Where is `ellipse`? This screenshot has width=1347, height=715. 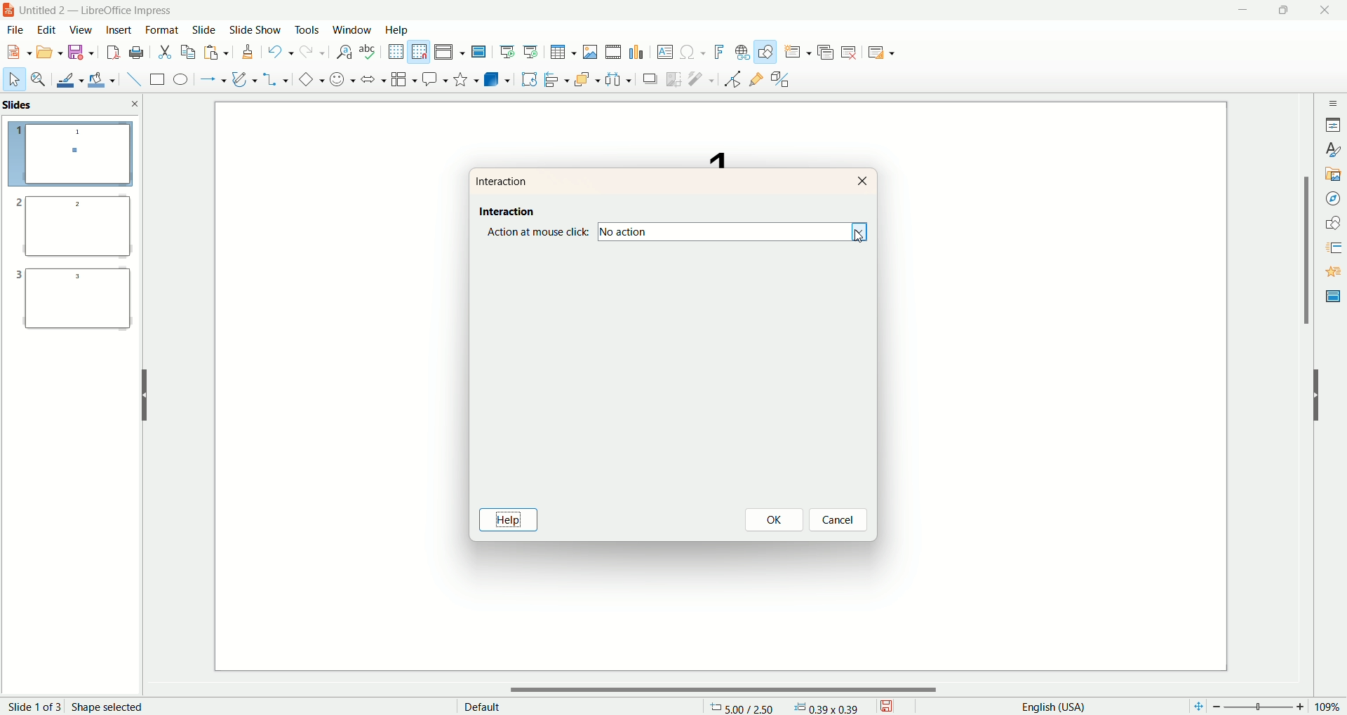 ellipse is located at coordinates (180, 81).